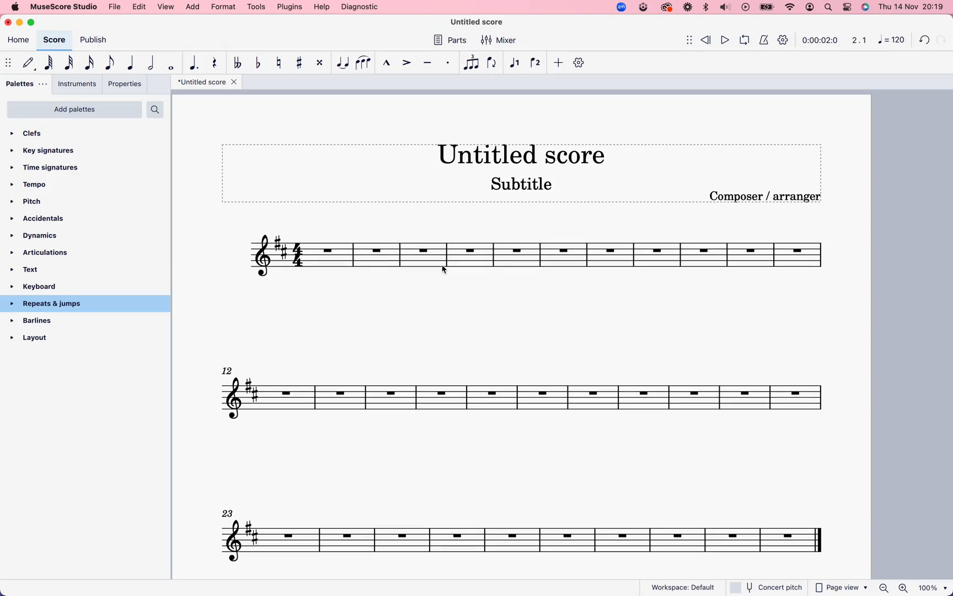 Image resolution: width=953 pixels, height=596 pixels. I want to click on help, so click(321, 7).